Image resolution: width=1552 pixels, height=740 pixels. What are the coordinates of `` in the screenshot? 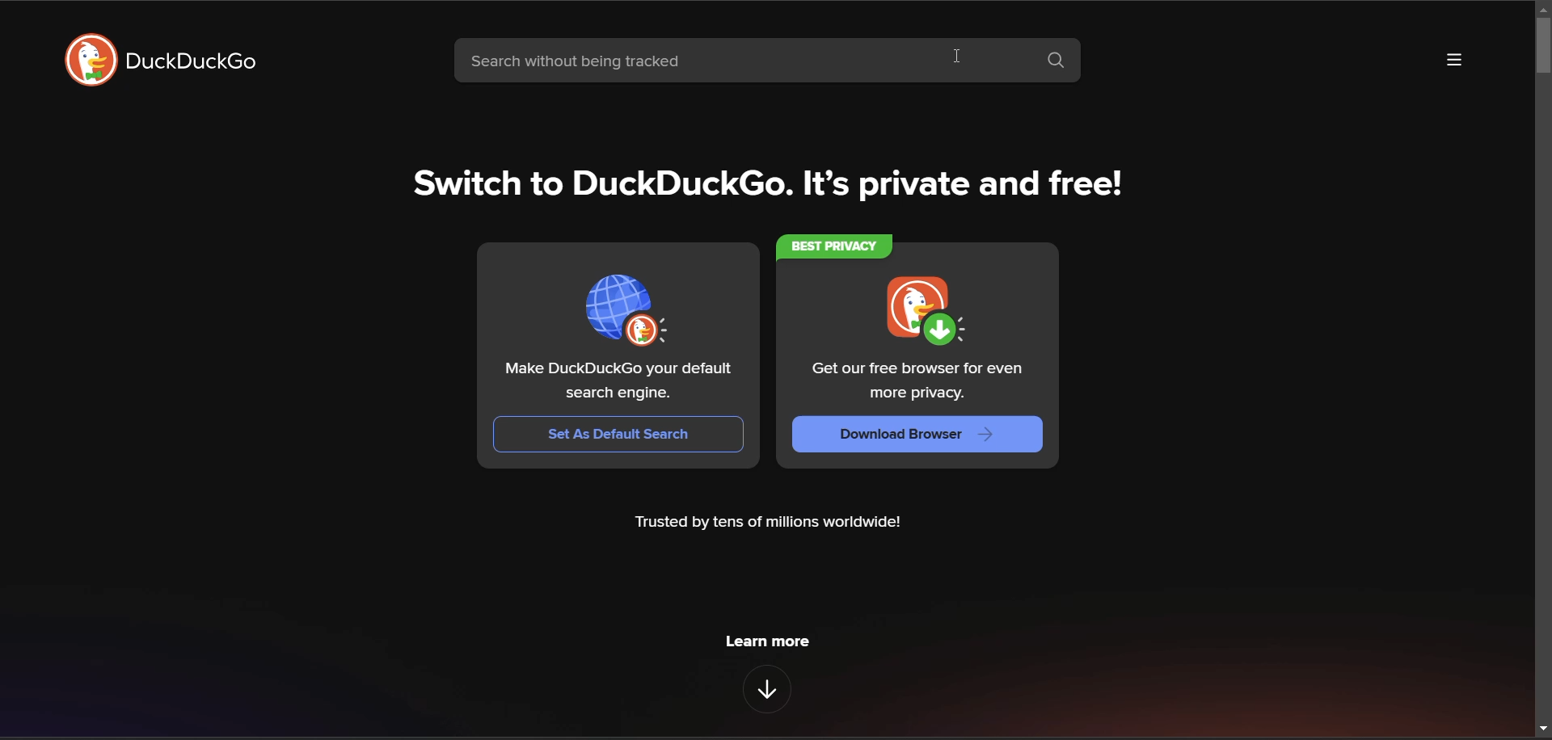 It's located at (925, 309).